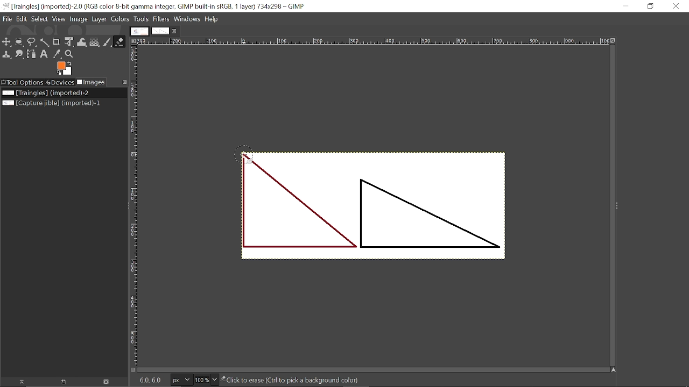  What do you see at coordinates (119, 41) in the screenshot?
I see `Eraser tool` at bounding box center [119, 41].